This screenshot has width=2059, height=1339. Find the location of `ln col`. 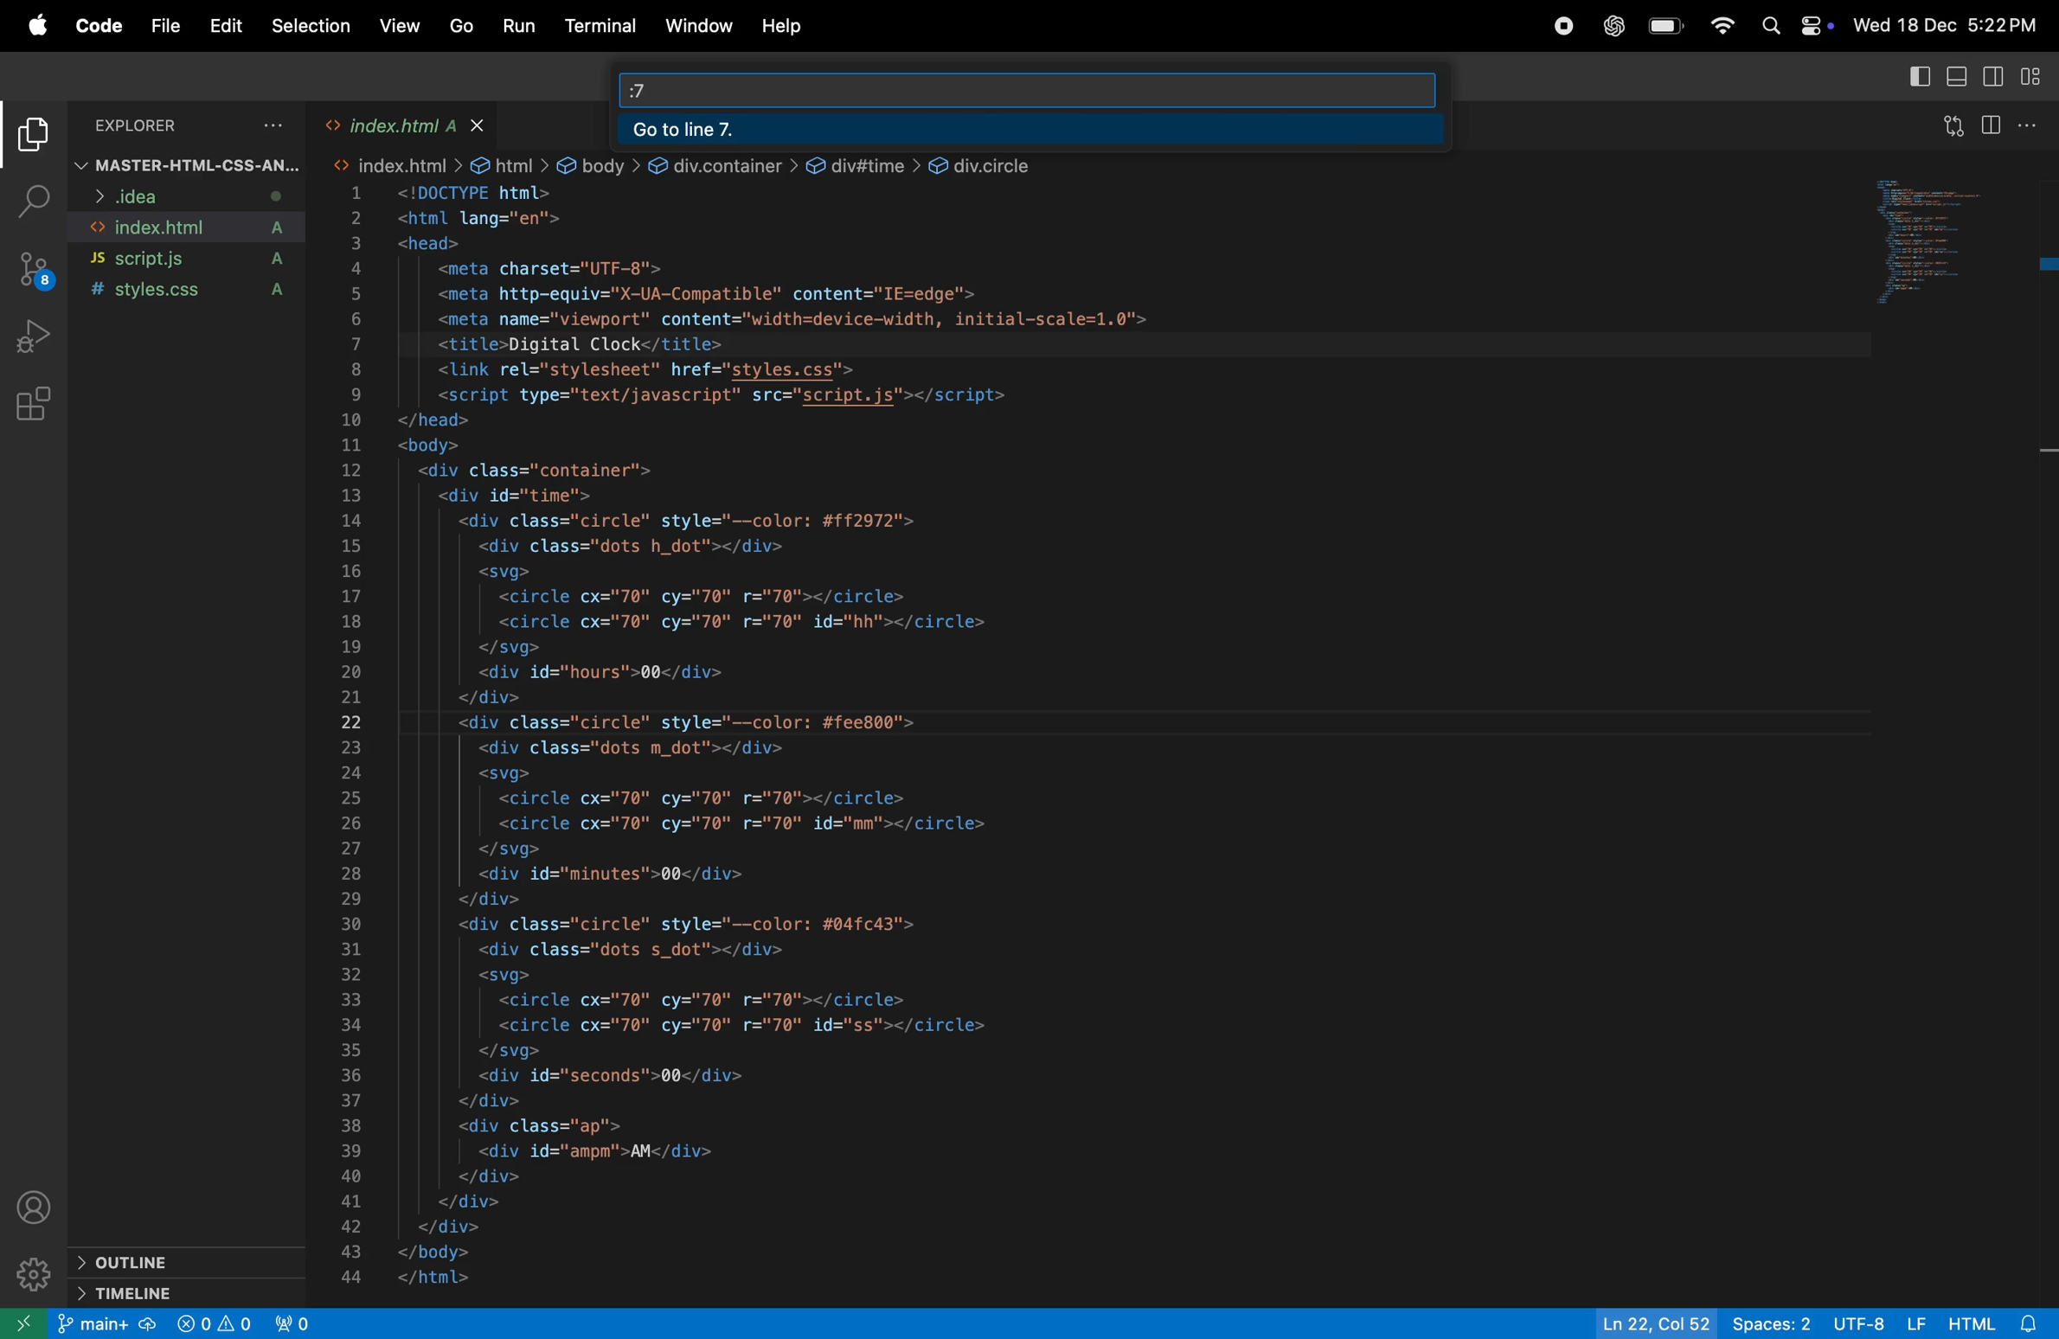

ln col is located at coordinates (1652, 1323).